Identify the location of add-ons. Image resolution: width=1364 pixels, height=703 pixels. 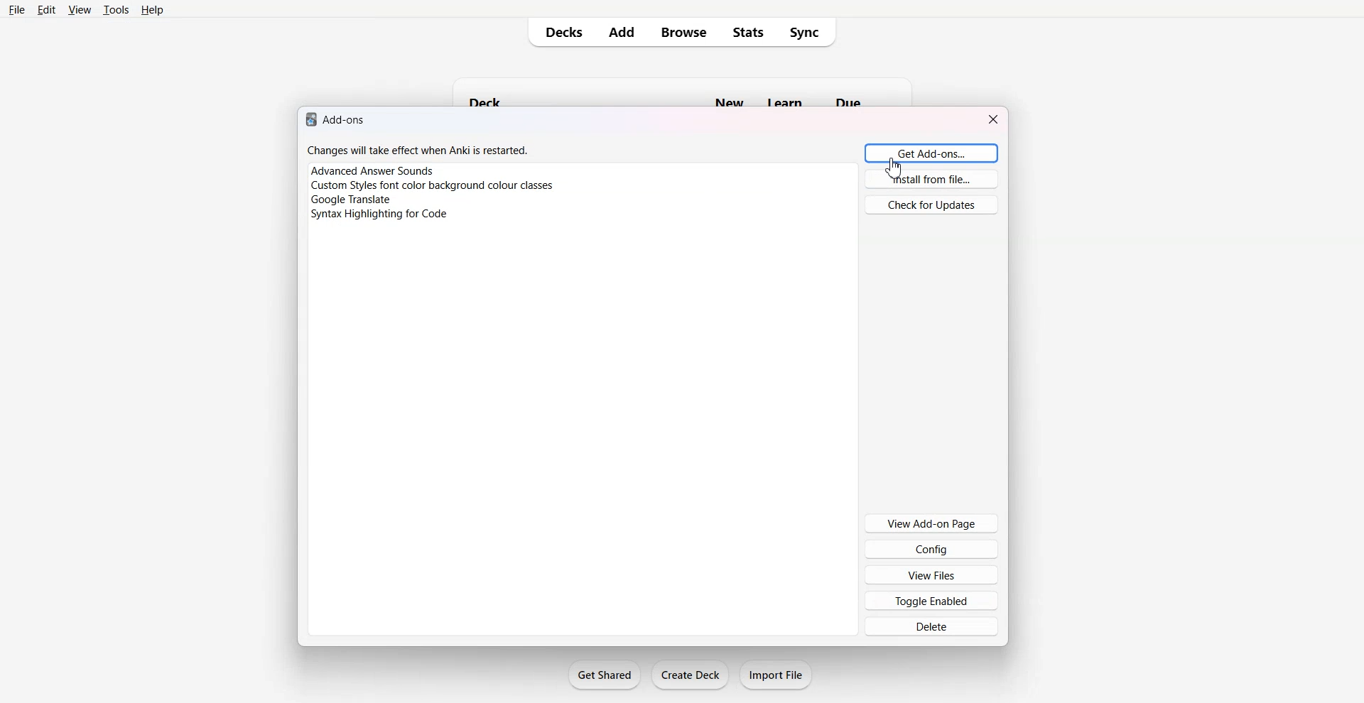
(337, 119).